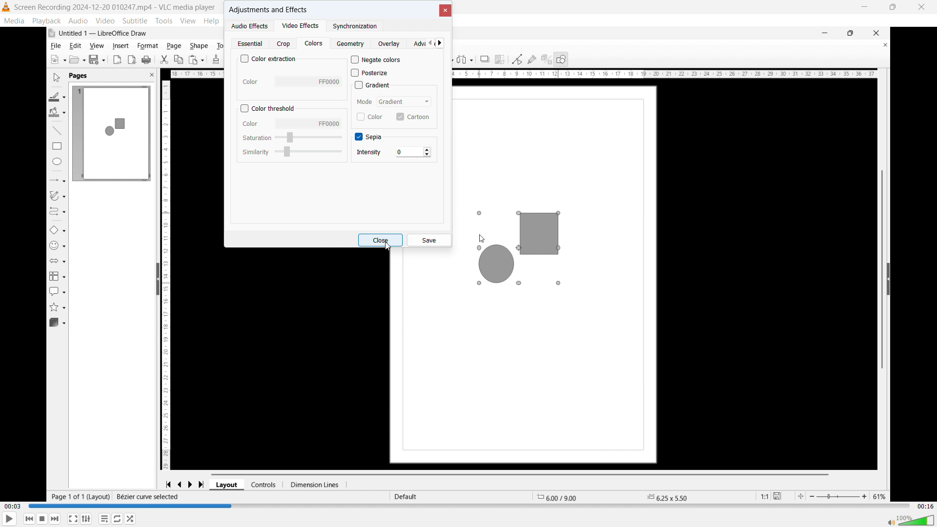 Image resolution: width=937 pixels, height=527 pixels. What do you see at coordinates (429, 241) in the screenshot?
I see `Save ` at bounding box center [429, 241].